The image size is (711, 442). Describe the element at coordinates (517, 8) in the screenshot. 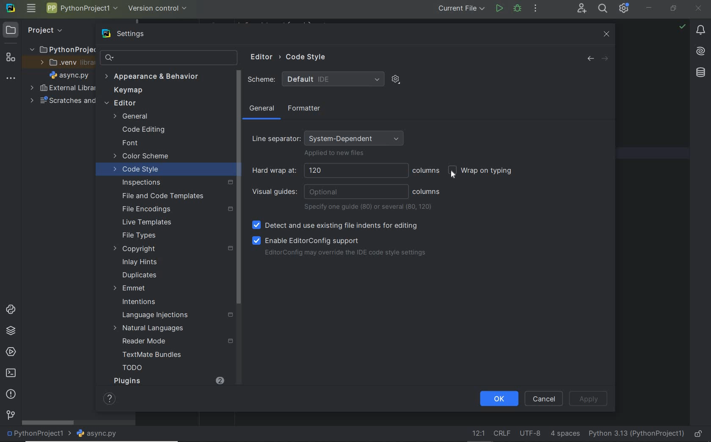

I see `bug` at that location.